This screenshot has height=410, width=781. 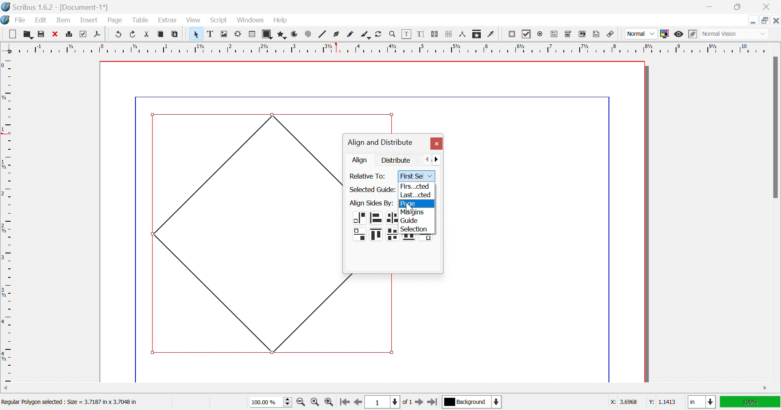 What do you see at coordinates (407, 33) in the screenshot?
I see `Edit contents of frame` at bounding box center [407, 33].